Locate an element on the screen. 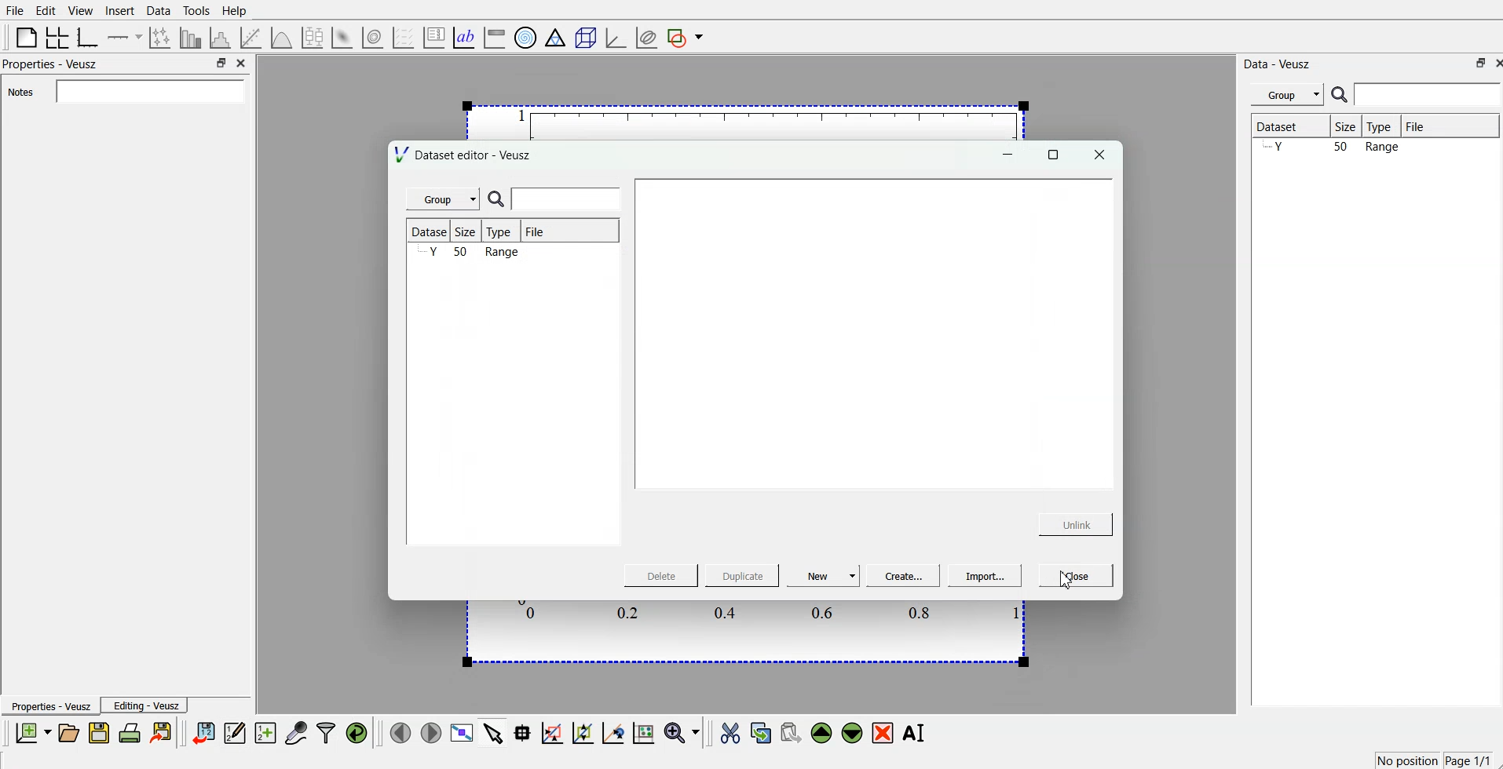 The image size is (1503, 769). move the selected widgets up is located at coordinates (823, 733).